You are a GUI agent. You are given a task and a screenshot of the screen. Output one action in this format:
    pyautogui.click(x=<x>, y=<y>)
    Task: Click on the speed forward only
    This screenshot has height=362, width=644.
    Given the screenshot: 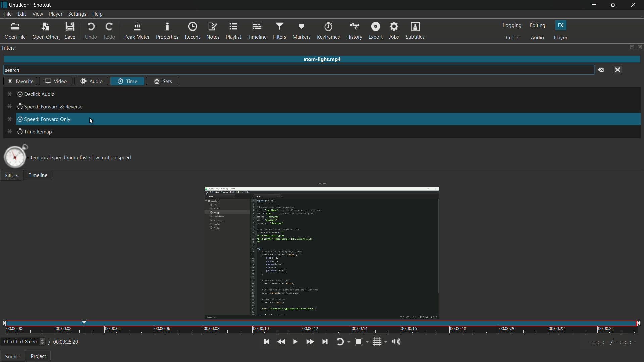 What is the action you would take?
    pyautogui.click(x=37, y=119)
    